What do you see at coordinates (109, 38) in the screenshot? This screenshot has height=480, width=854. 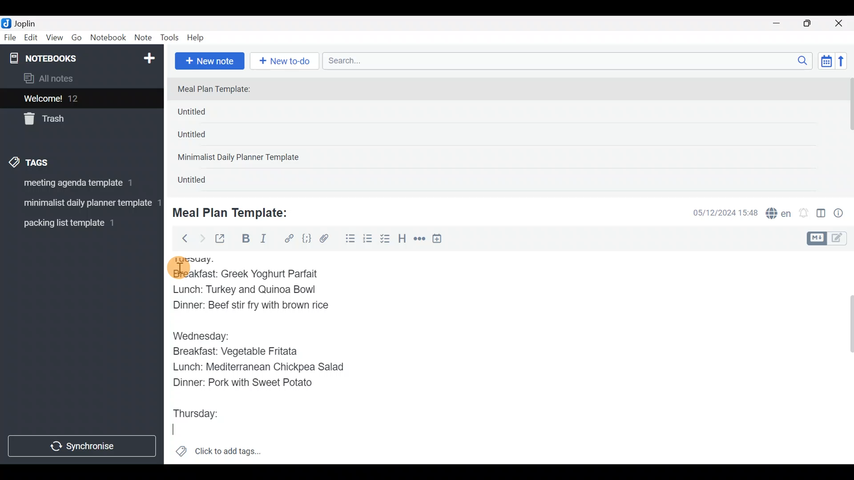 I see `Notebook` at bounding box center [109, 38].